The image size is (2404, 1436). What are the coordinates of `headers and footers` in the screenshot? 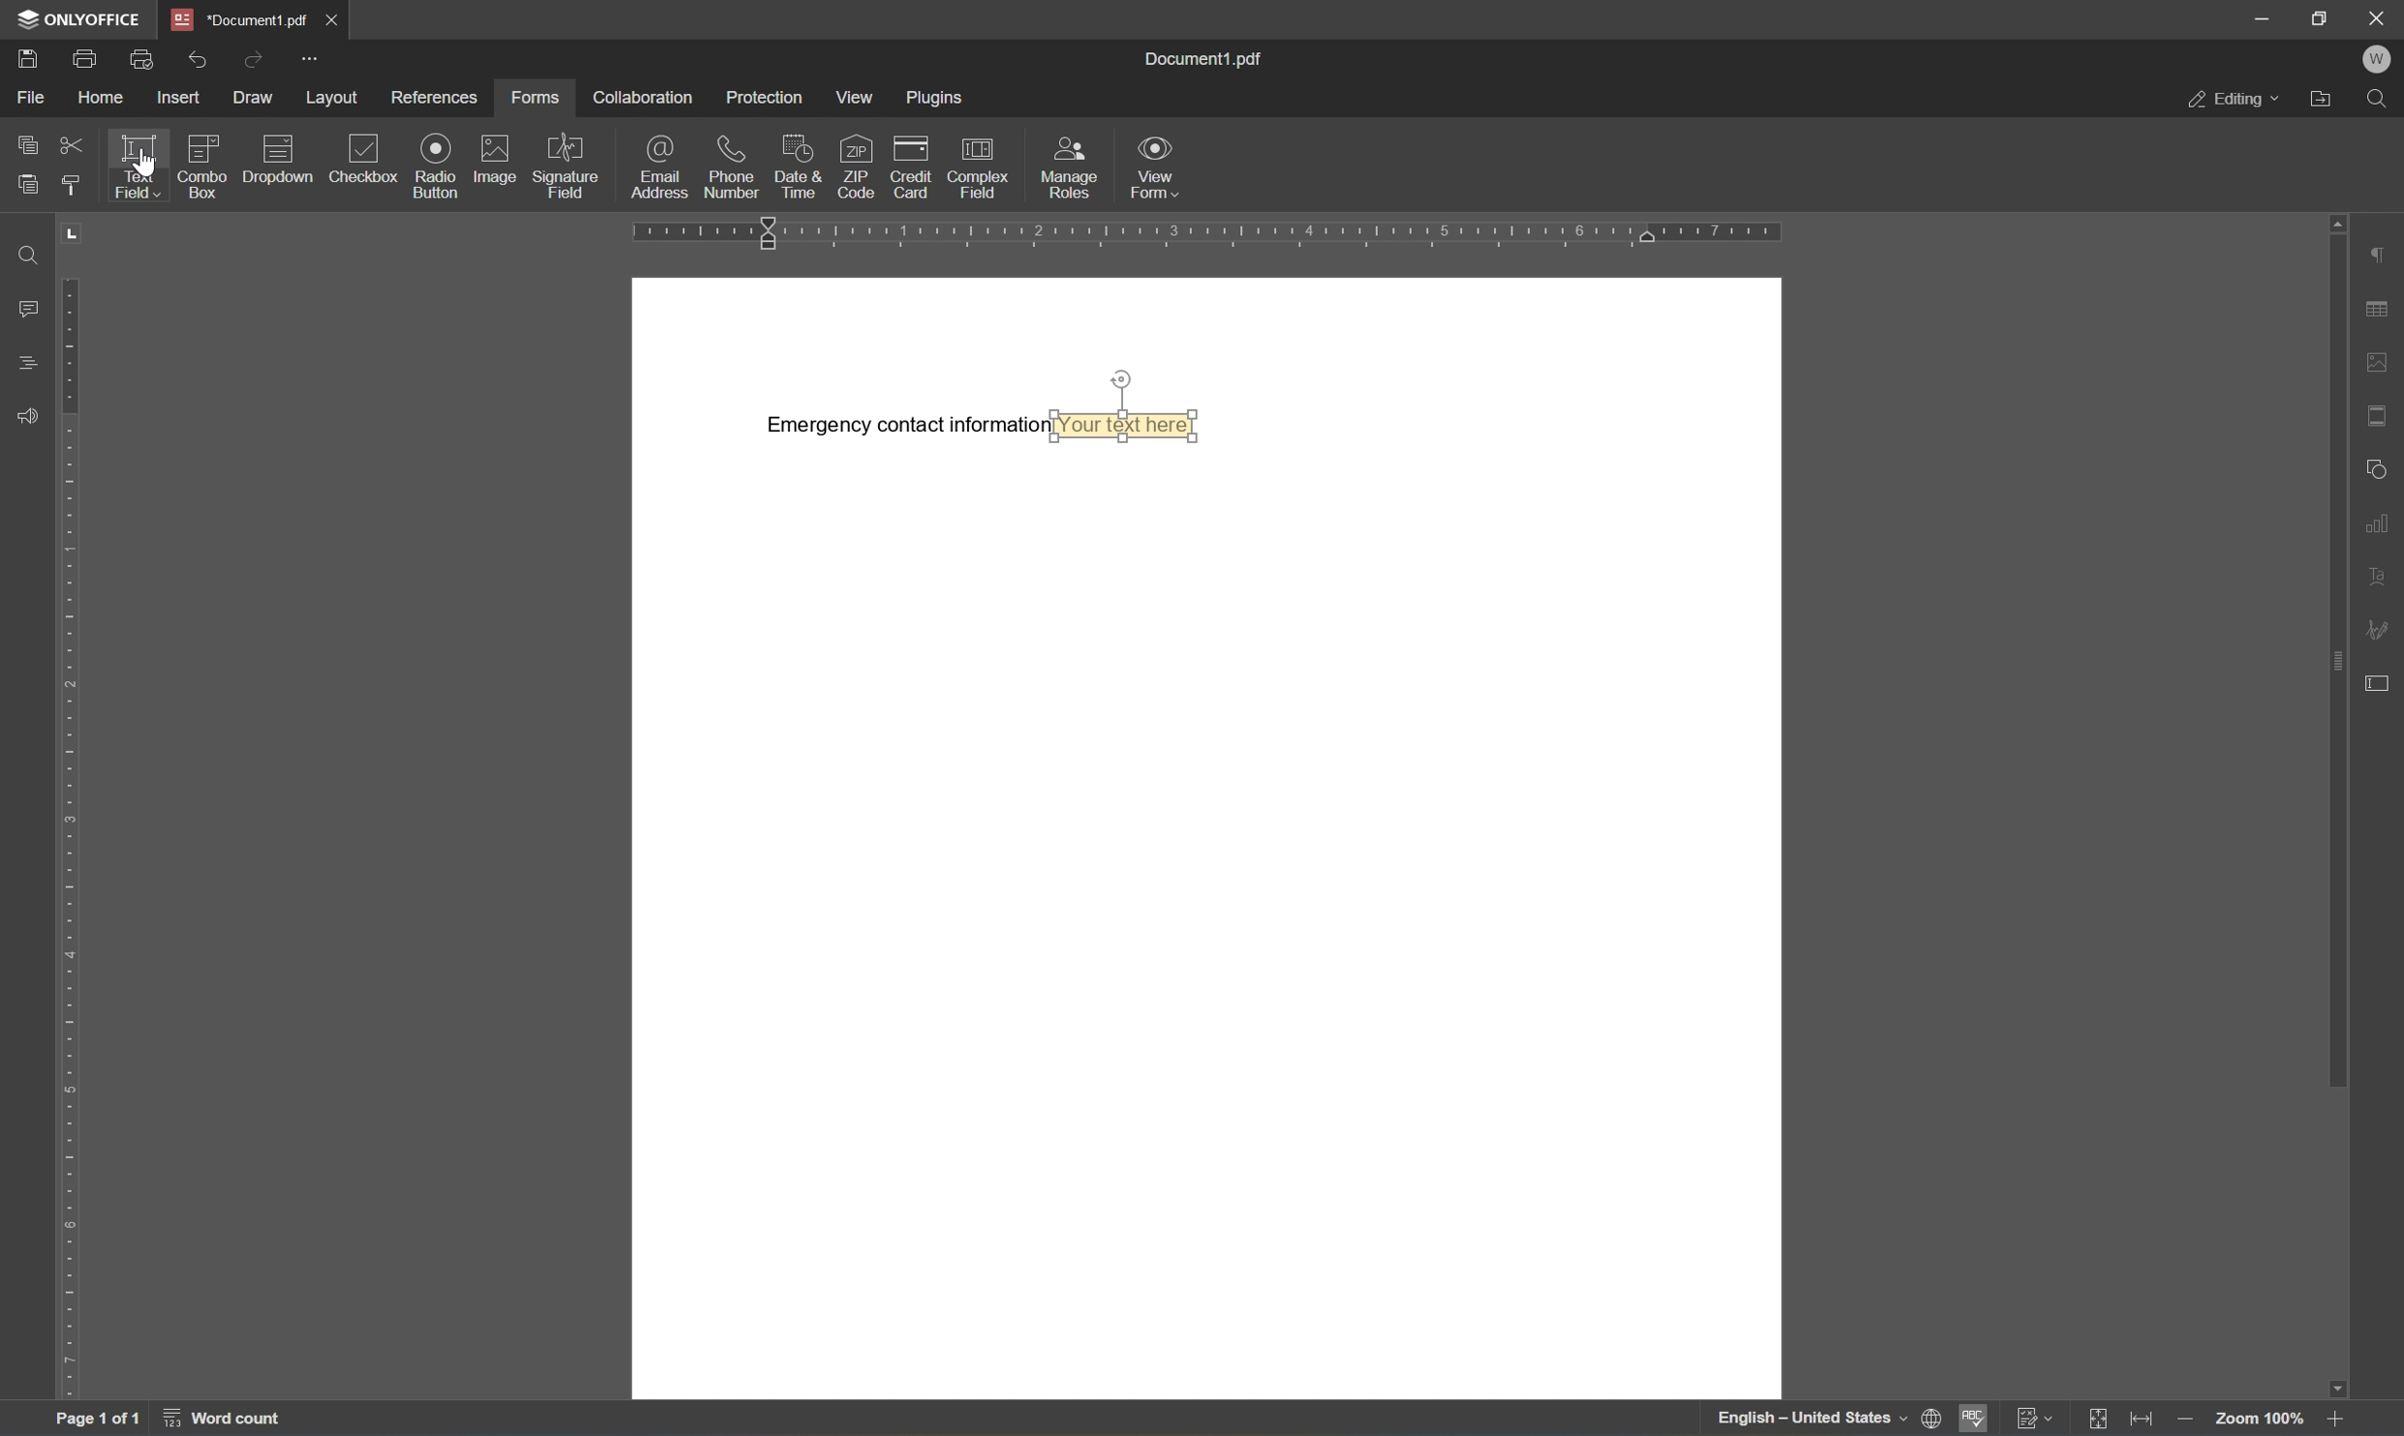 It's located at (2382, 409).